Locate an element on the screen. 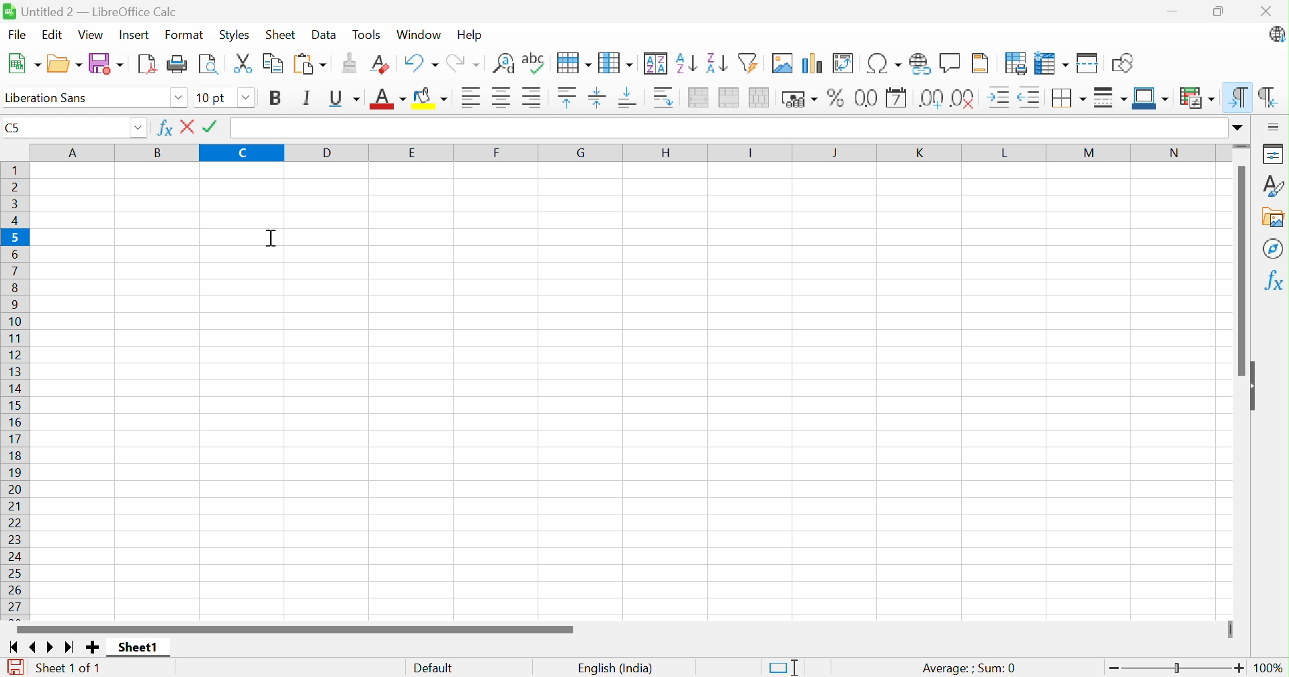  Delete decimal place is located at coordinates (964, 99).